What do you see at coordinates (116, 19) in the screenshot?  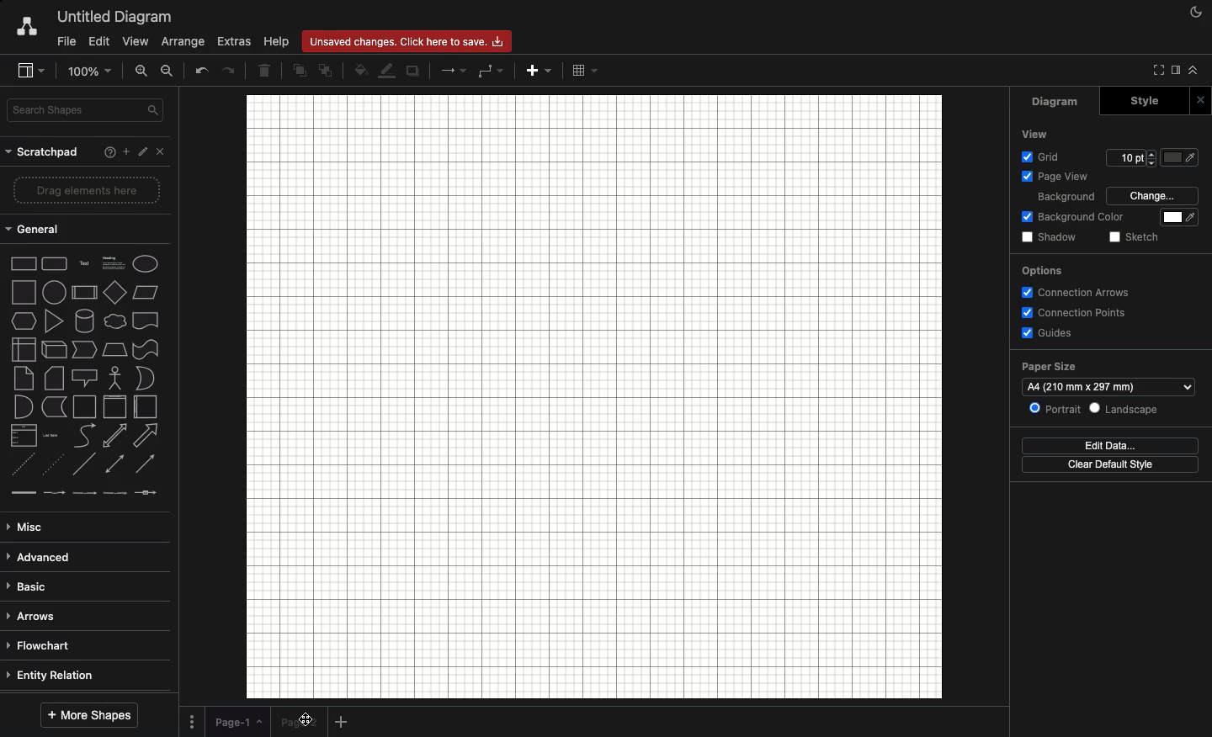 I see `Untitled diagram` at bounding box center [116, 19].